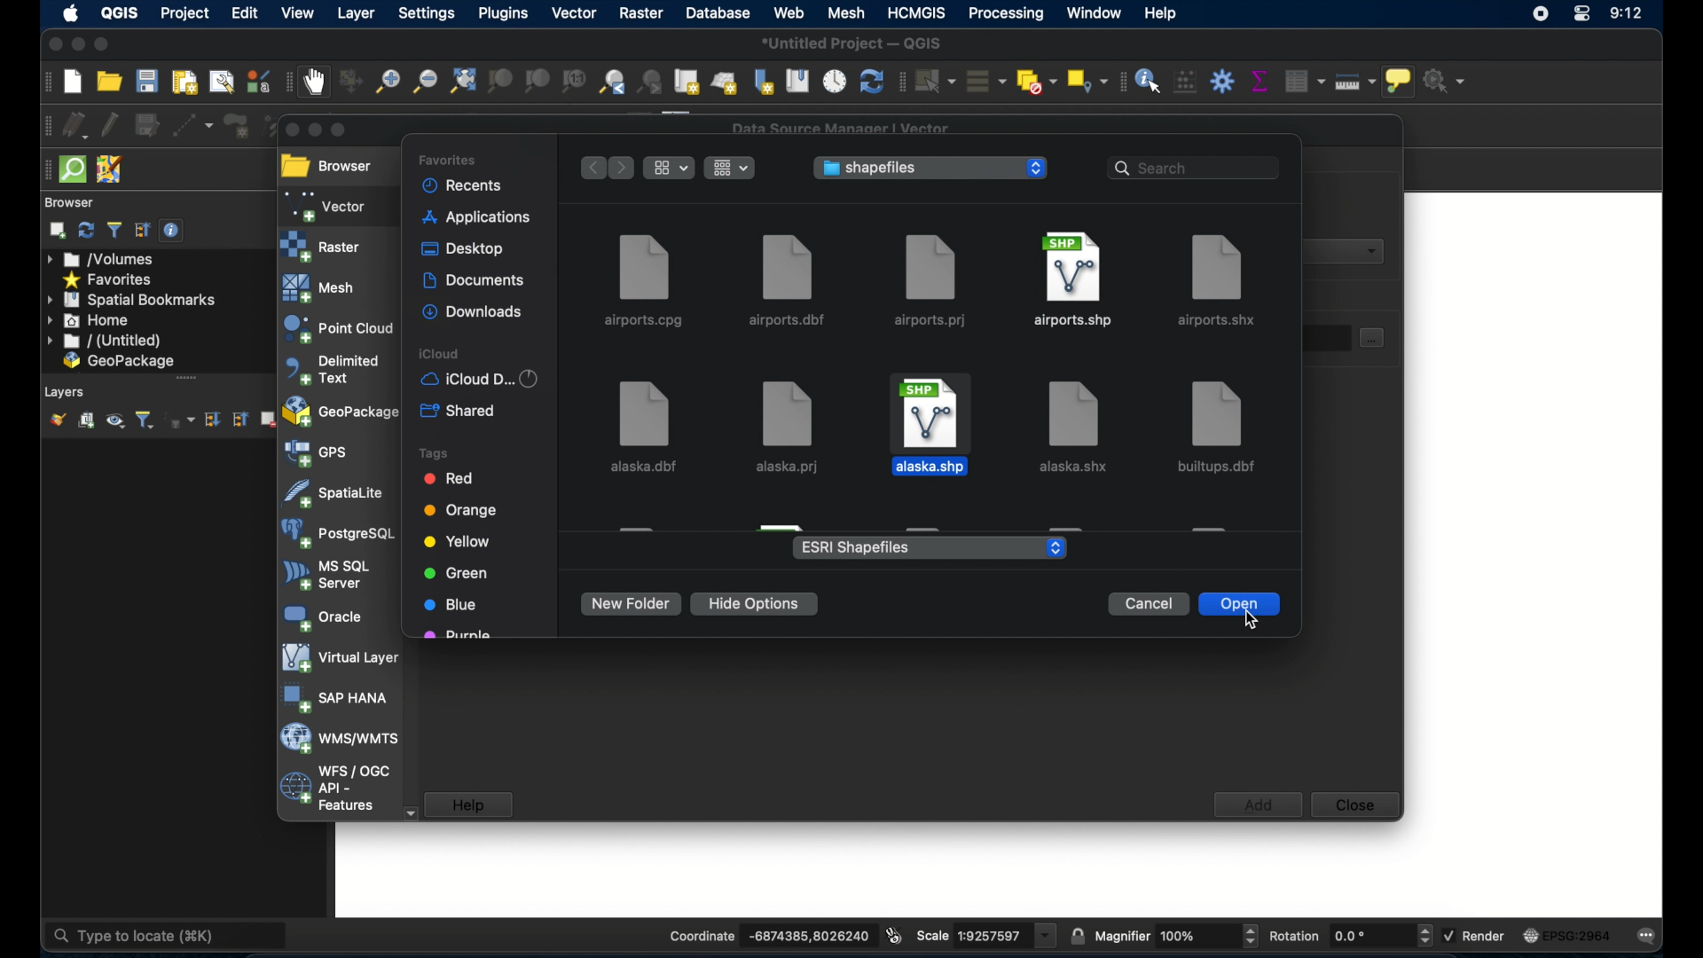  What do you see at coordinates (1167, 14) in the screenshot?
I see `help` at bounding box center [1167, 14].